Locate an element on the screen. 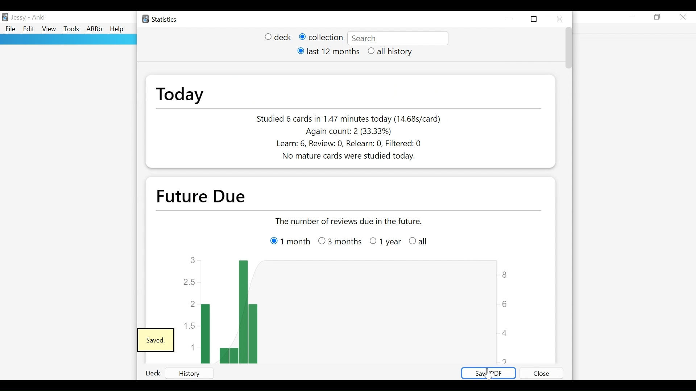 The height and width of the screenshot is (391, 696). (un) select collection is located at coordinates (320, 37).